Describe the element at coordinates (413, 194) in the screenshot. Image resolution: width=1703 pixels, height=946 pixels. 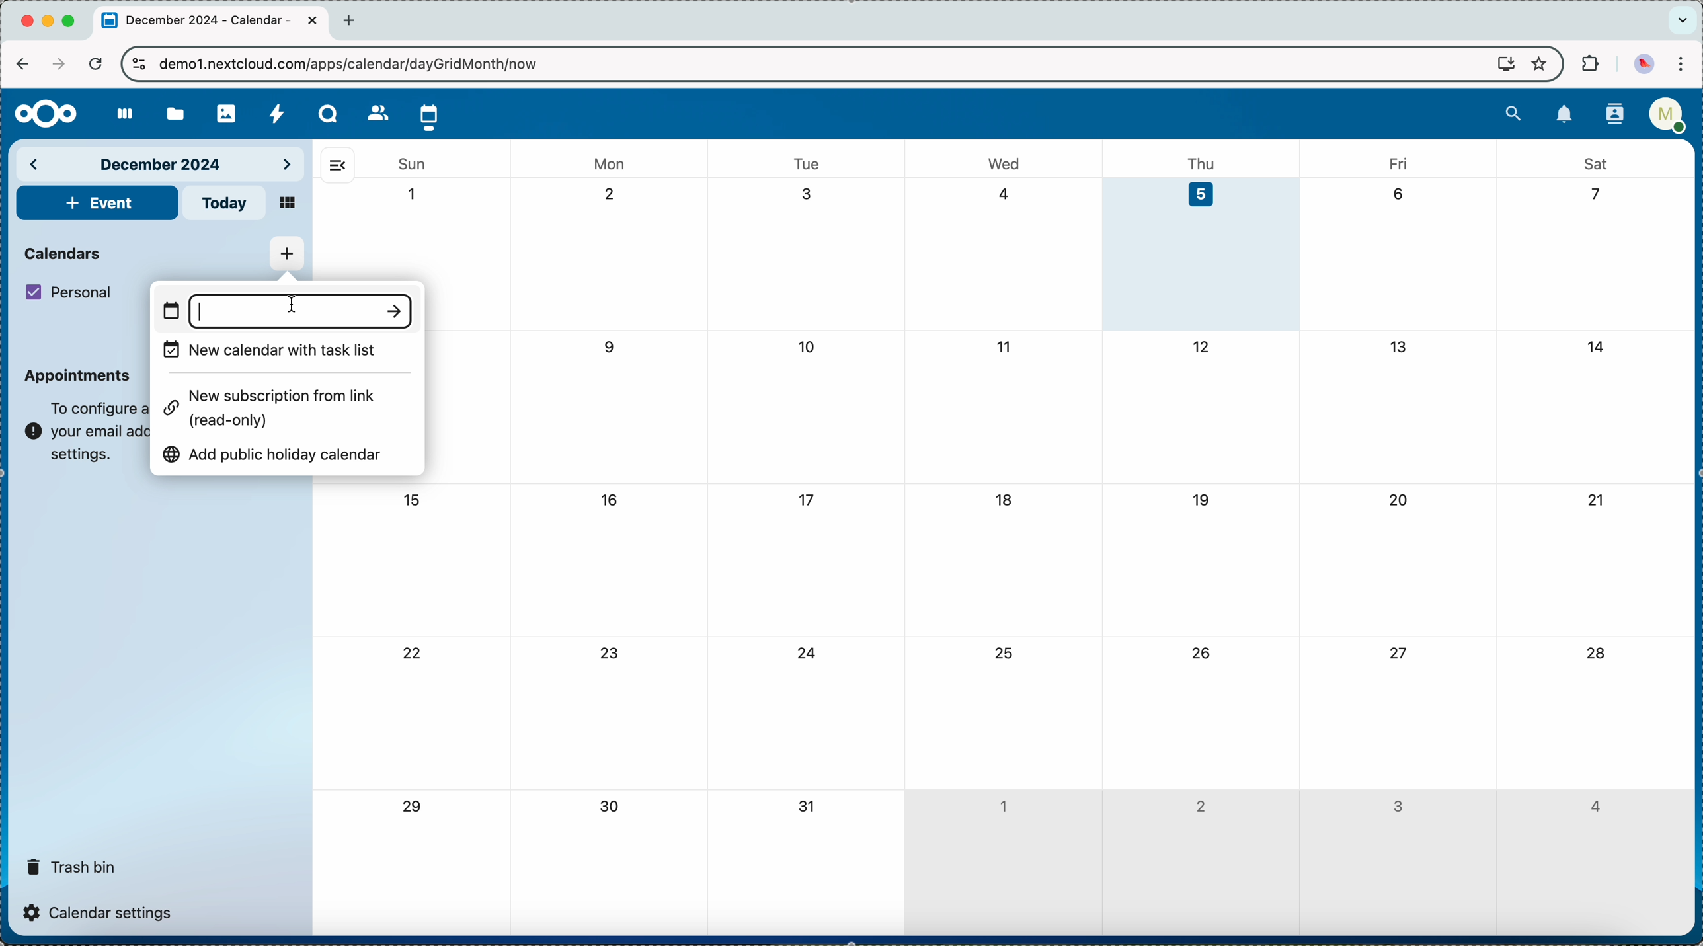
I see `1` at that location.